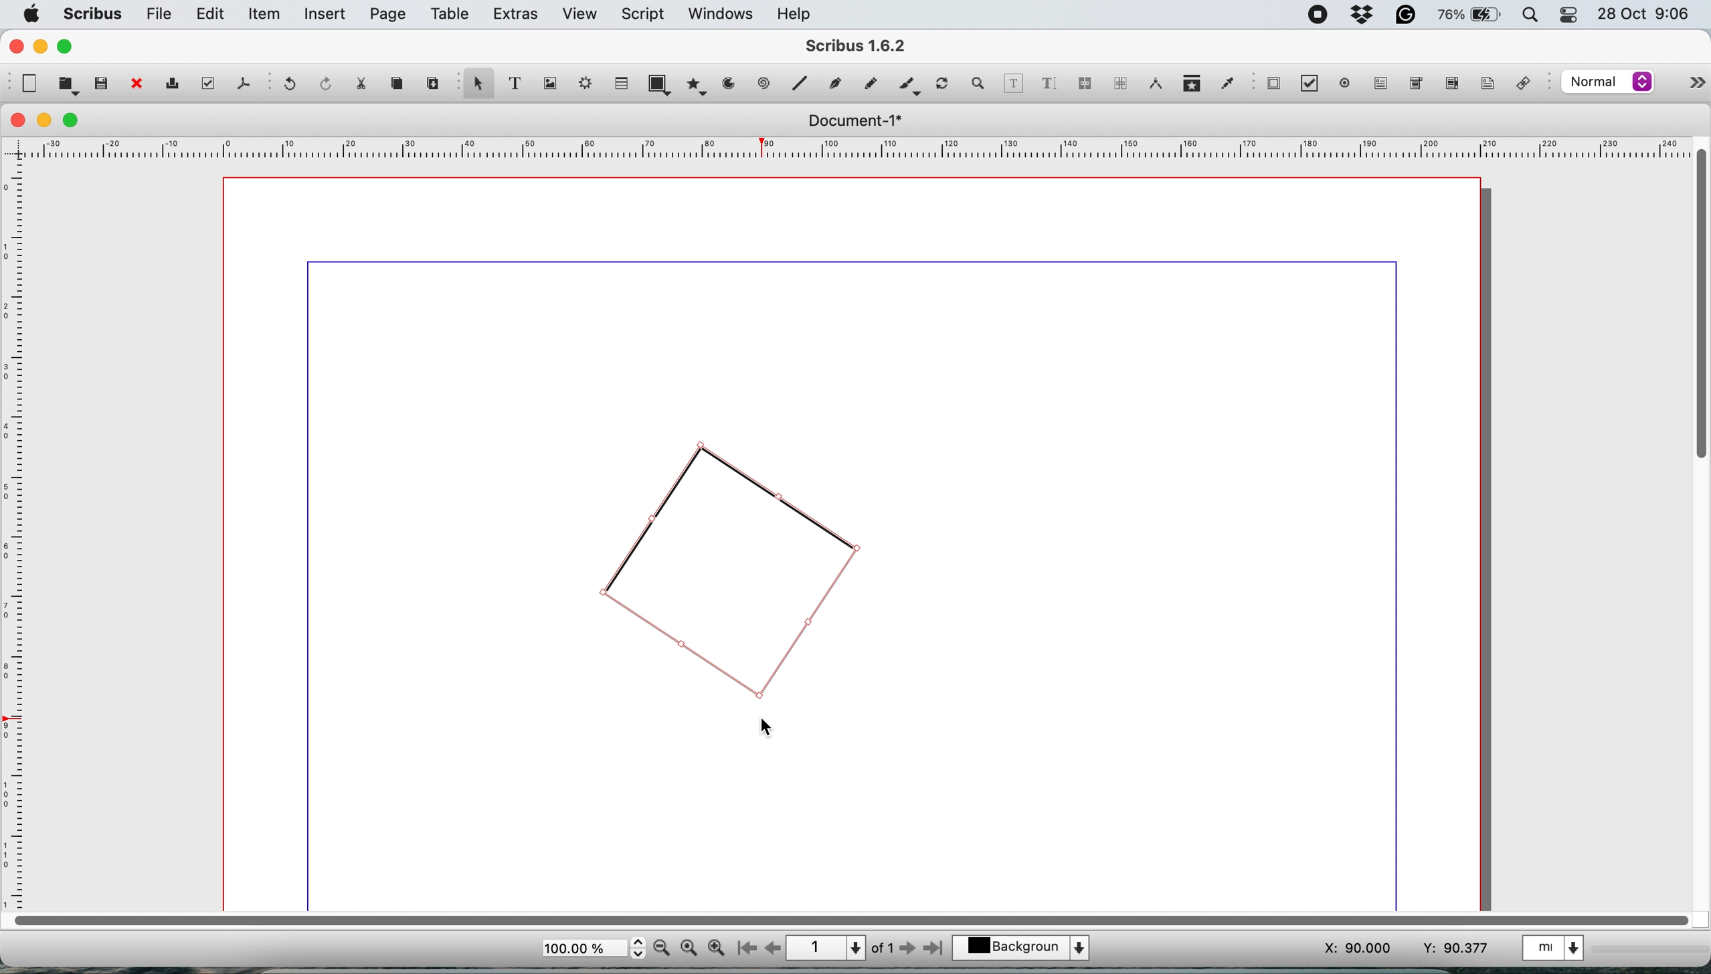 This screenshot has width=1711, height=974. I want to click on grammarly, so click(1407, 15).